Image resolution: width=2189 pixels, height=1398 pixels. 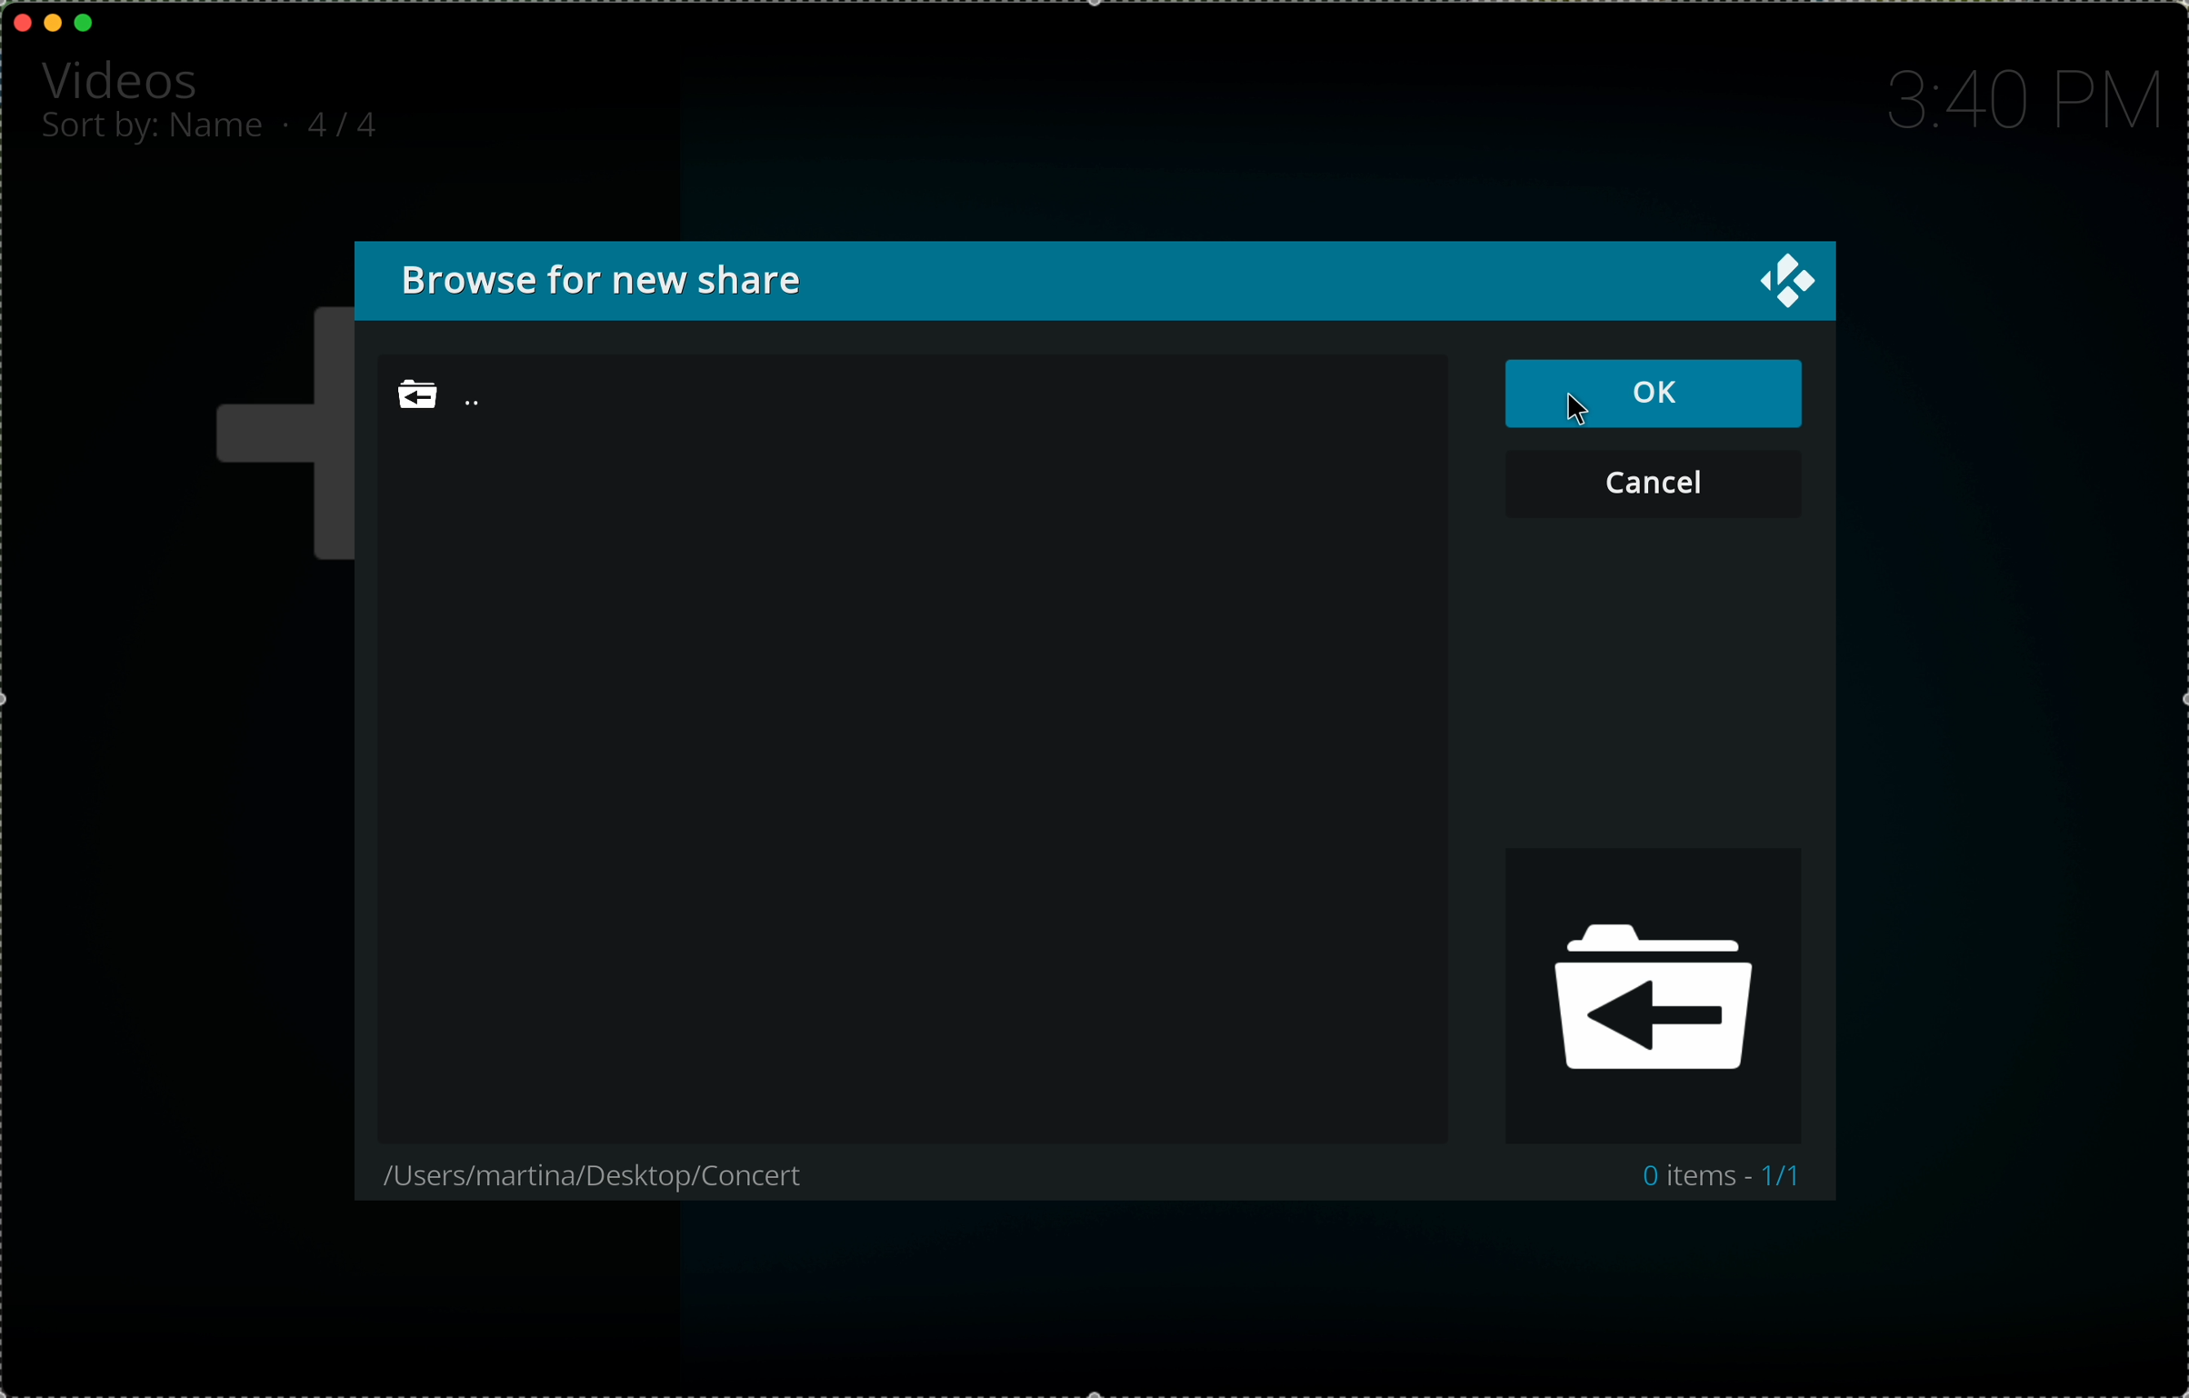 I want to click on file path, so click(x=604, y=1176).